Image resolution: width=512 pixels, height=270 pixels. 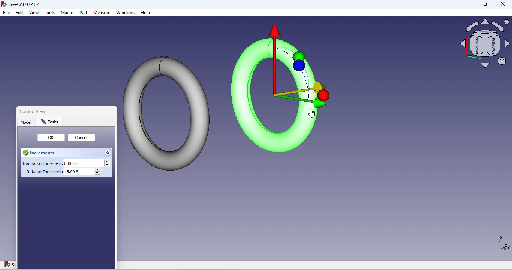 What do you see at coordinates (34, 13) in the screenshot?
I see `View` at bounding box center [34, 13].